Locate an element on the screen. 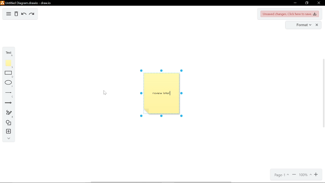 Image resolution: width=325 pixels, height=183 pixels. note is located at coordinates (9, 64).